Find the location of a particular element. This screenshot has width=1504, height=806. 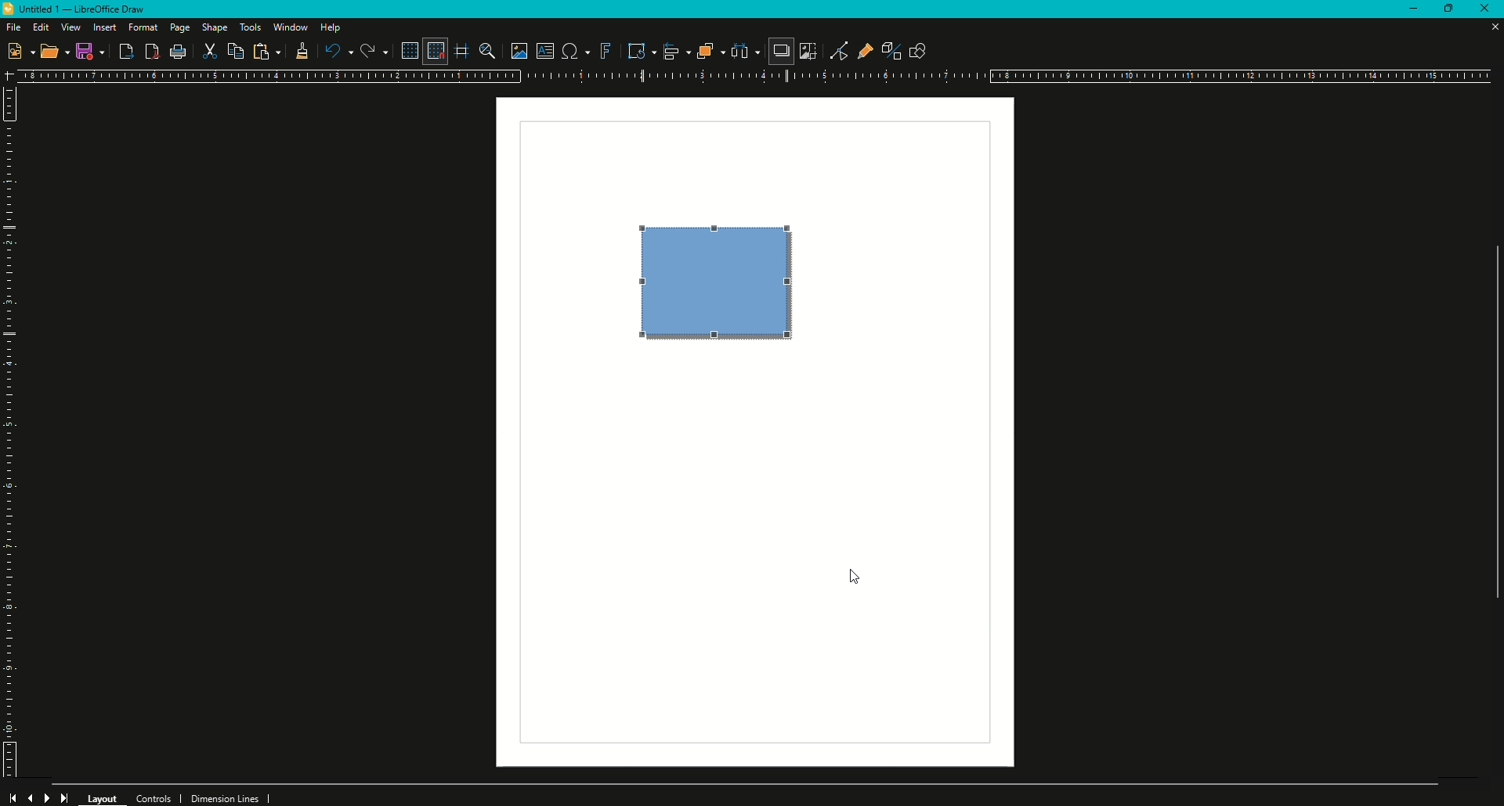

Insert Special Characters is located at coordinates (573, 51).